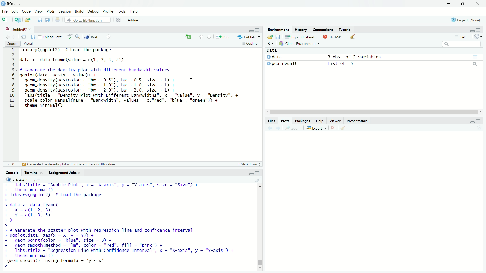 This screenshot has height=273, width=486. What do you see at coordinates (478, 36) in the screenshot?
I see `Refresh the list of objects in the environment` at bounding box center [478, 36].